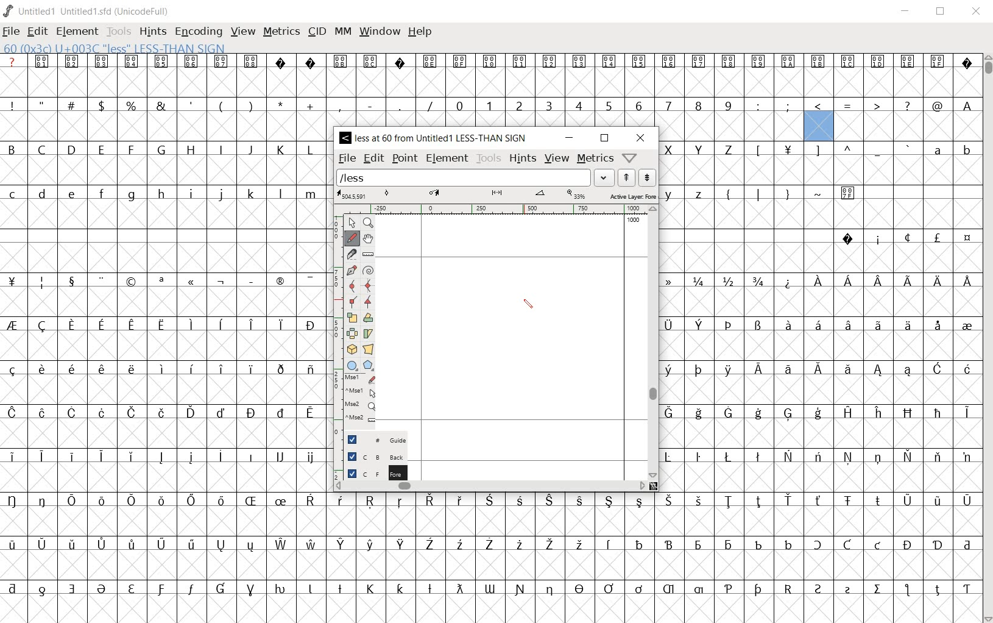  What do you see at coordinates (352, 349) in the screenshot?
I see `rotate the selection in 3D and project back to plane` at bounding box center [352, 349].